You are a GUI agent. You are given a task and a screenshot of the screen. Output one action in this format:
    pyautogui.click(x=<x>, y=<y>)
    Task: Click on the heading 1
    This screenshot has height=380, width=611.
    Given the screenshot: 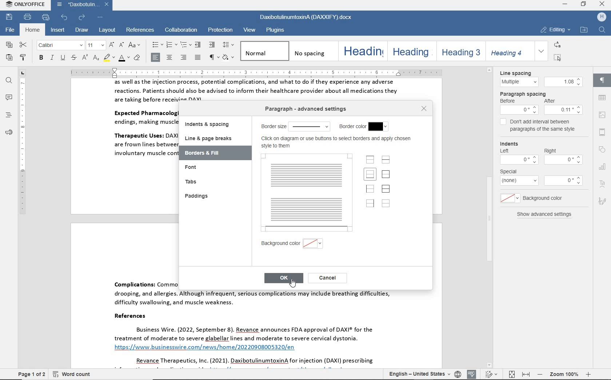 What is the action you would take?
    pyautogui.click(x=362, y=51)
    